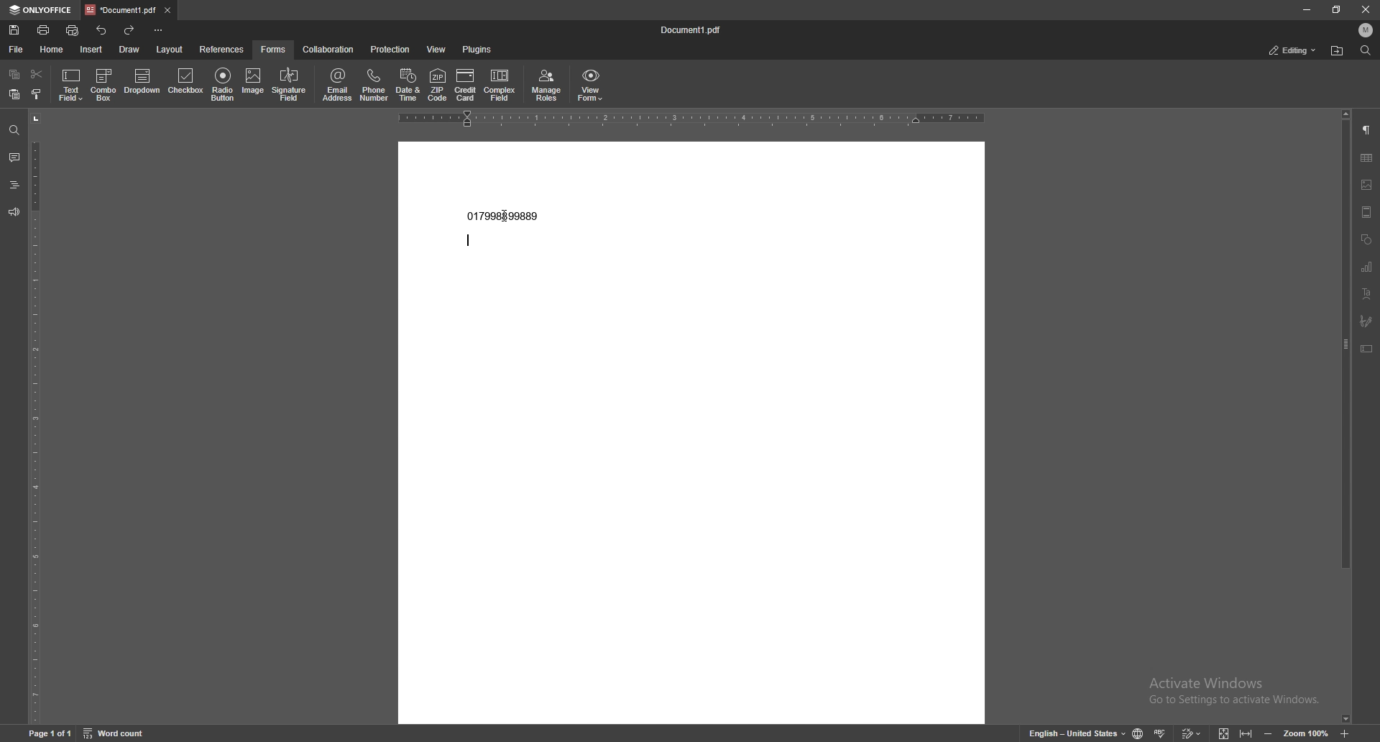 Image resolution: width=1380 pixels, height=742 pixels. Describe the element at coordinates (115, 733) in the screenshot. I see `word count` at that location.